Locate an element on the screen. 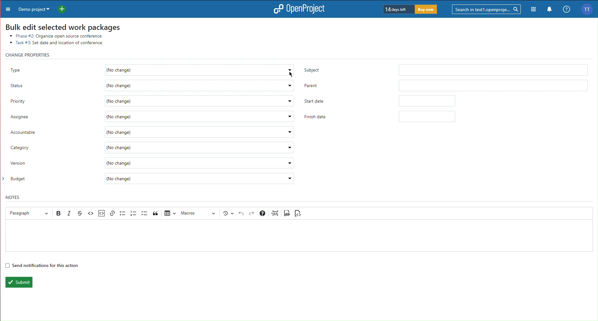  Category is located at coordinates (153, 148).